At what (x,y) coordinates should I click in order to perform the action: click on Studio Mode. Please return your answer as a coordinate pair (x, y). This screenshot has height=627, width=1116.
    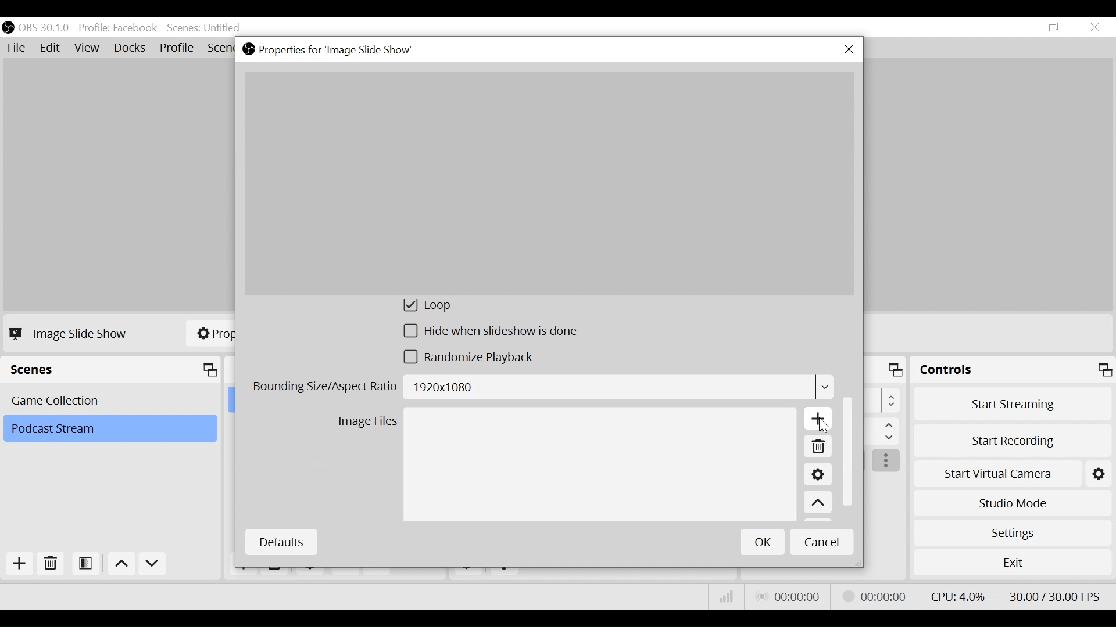
    Looking at the image, I should click on (1013, 502).